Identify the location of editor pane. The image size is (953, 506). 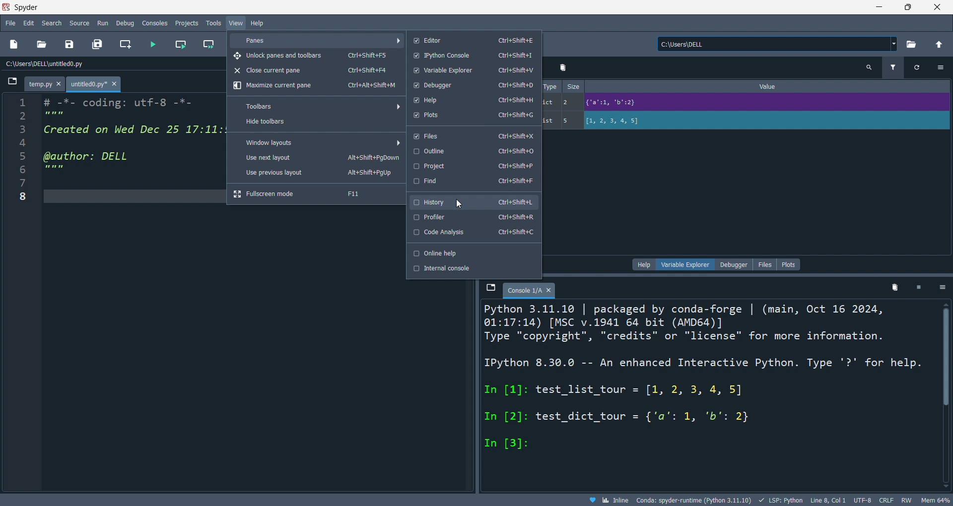
(134, 140).